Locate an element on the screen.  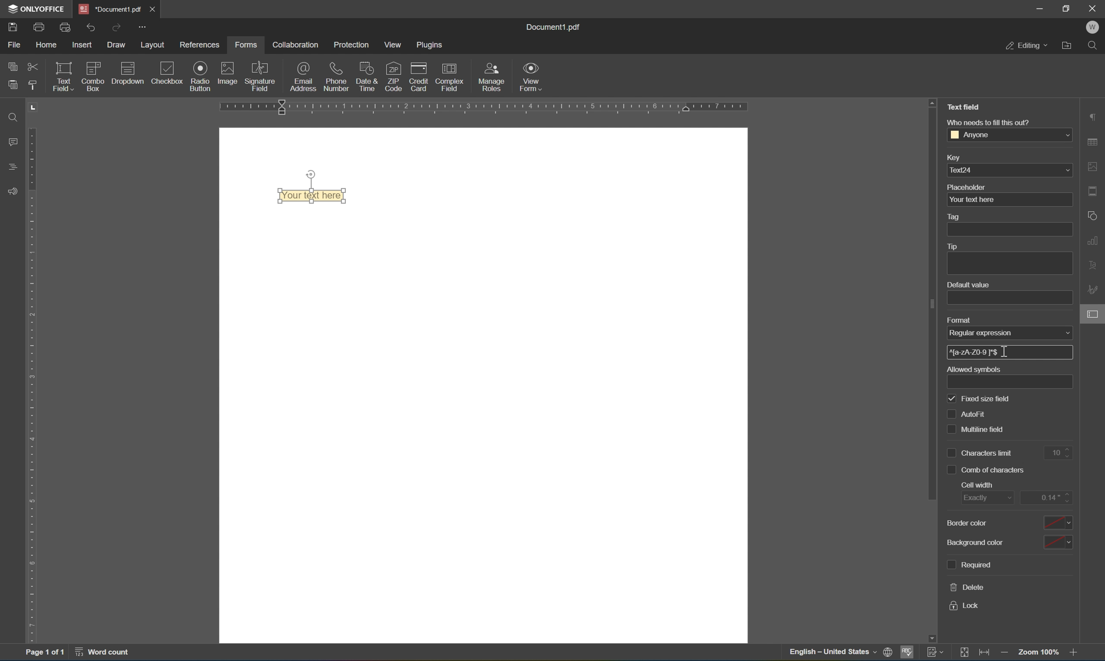
background color is located at coordinates (976, 542).